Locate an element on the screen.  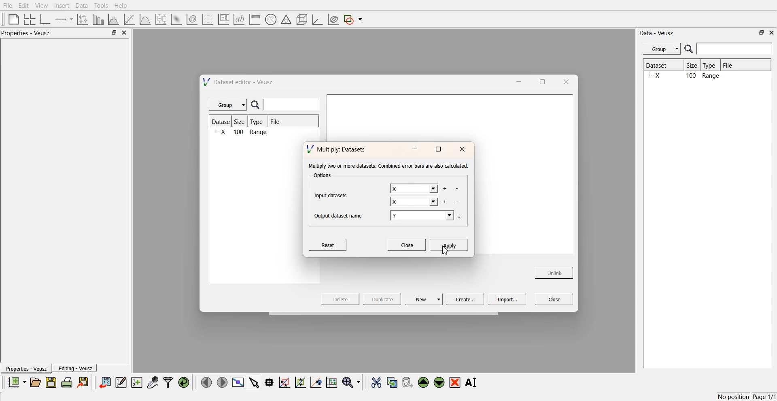
X is located at coordinates (413, 189).